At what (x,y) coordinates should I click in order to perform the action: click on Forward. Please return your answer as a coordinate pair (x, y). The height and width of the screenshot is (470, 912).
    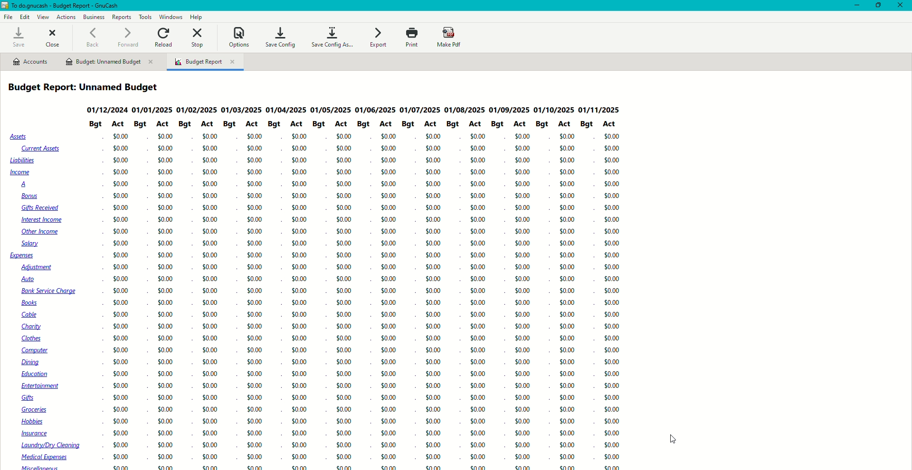
    Looking at the image, I should click on (128, 37).